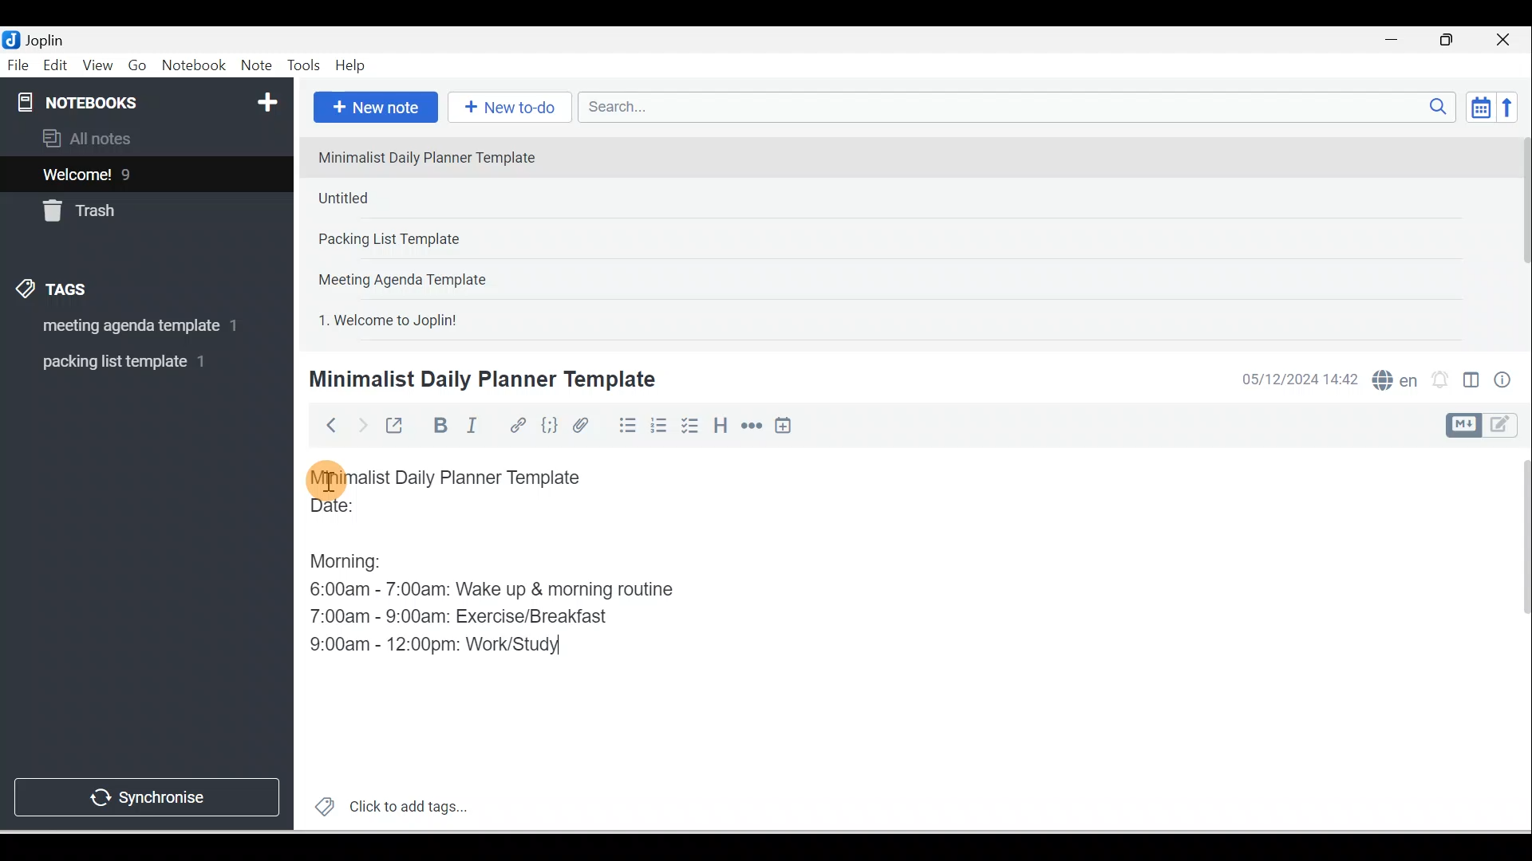 The width and height of the screenshot is (1532, 861). Describe the element at coordinates (385, 804) in the screenshot. I see `Click to add tags` at that location.